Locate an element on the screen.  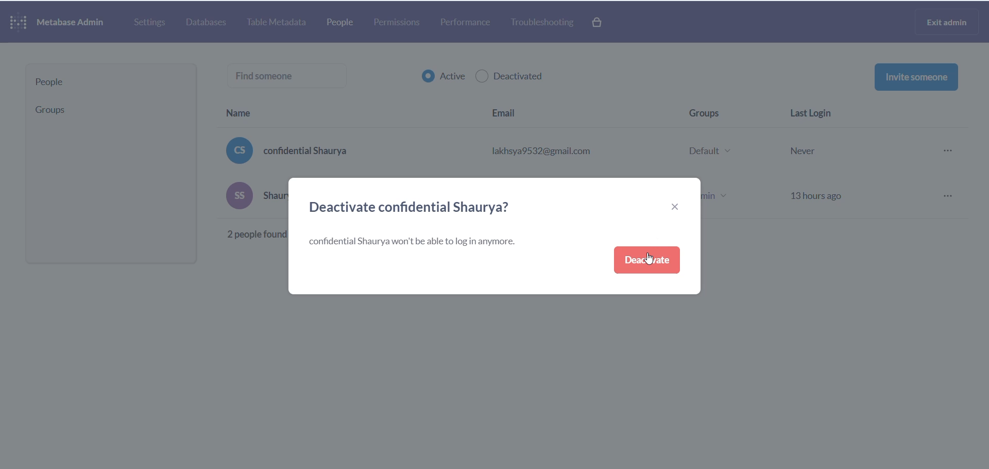
more is located at coordinates (950, 196).